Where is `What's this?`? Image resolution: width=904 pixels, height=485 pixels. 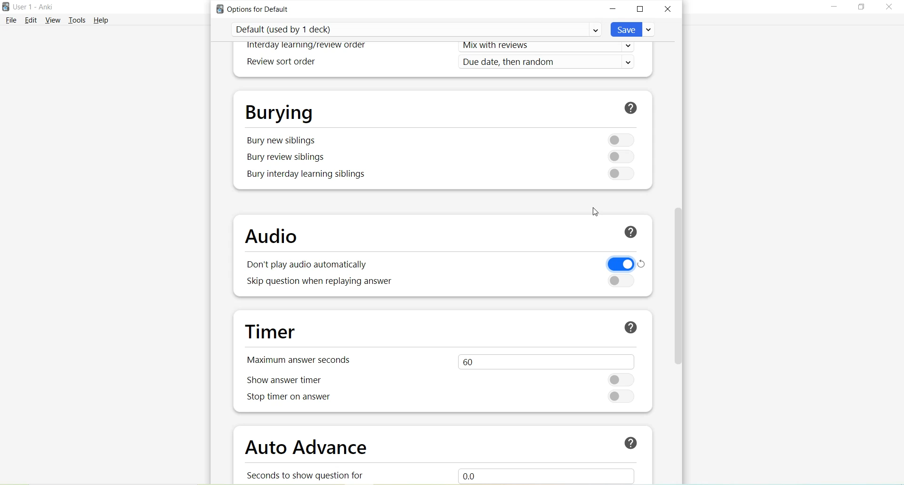
What's this? is located at coordinates (629, 233).